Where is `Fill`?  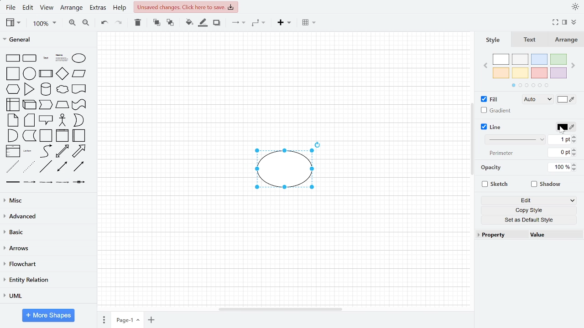 Fill is located at coordinates (488, 99).